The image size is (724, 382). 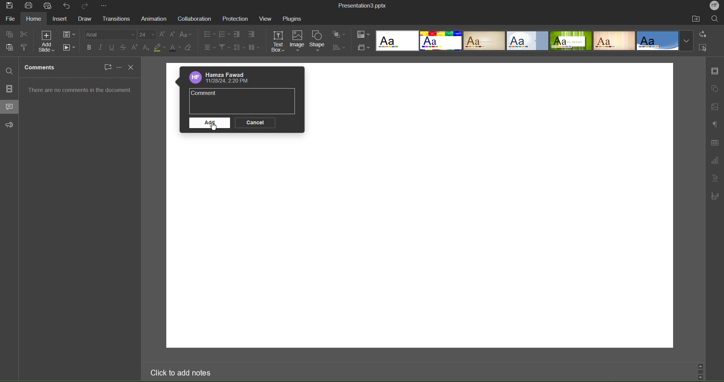 What do you see at coordinates (30, 5) in the screenshot?
I see `Print` at bounding box center [30, 5].